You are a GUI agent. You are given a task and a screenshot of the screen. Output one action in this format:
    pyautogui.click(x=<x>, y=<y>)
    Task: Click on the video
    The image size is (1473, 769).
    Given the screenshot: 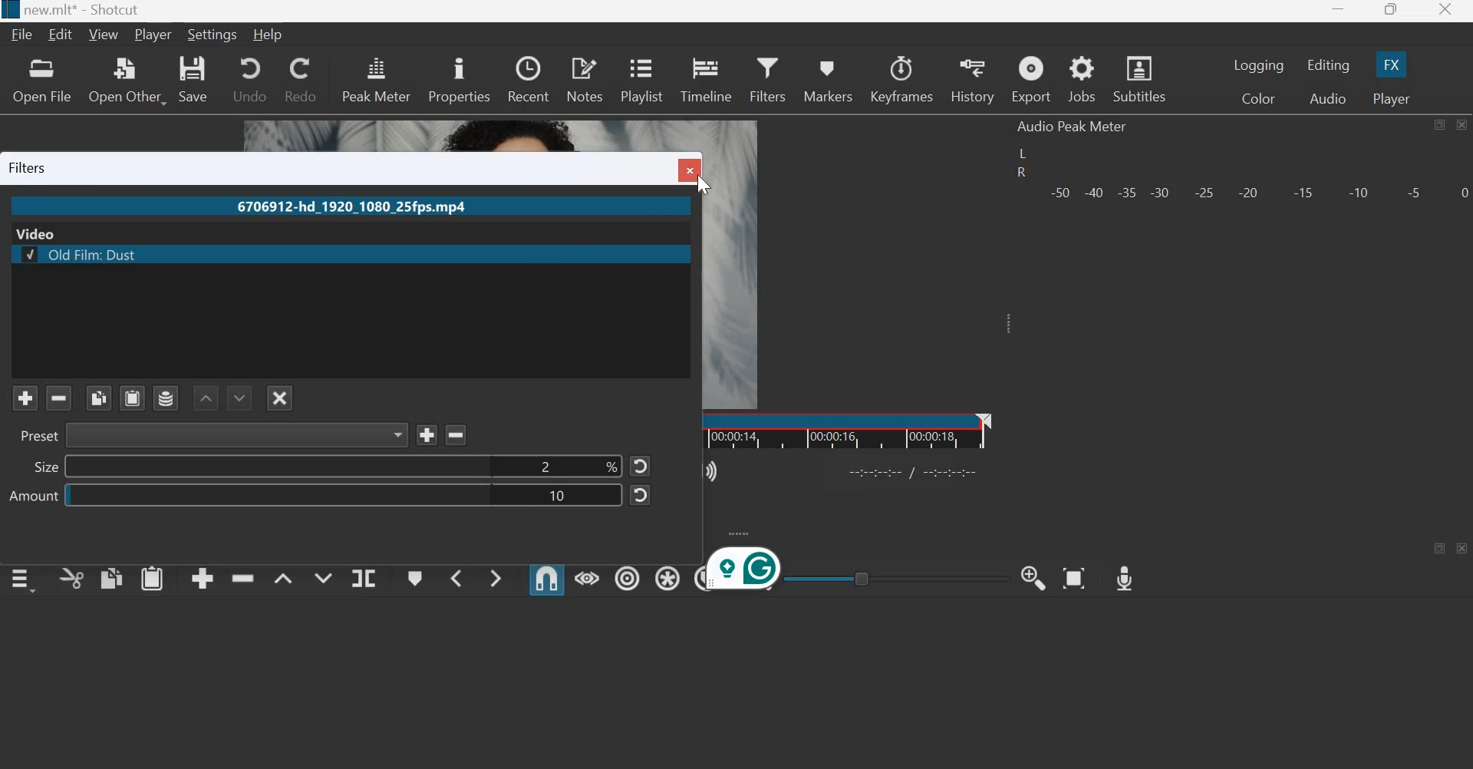 What is the action you would take?
    pyautogui.click(x=40, y=233)
    